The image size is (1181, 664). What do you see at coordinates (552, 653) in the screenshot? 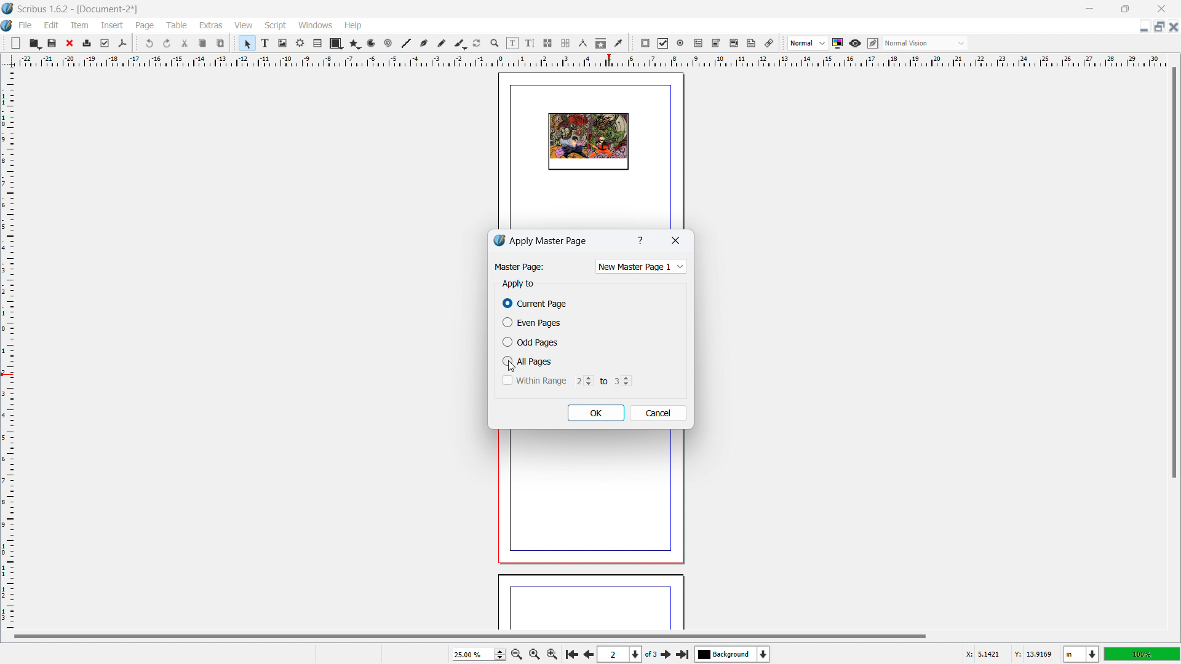
I see `zoom in by the stepping value in tool preference` at bounding box center [552, 653].